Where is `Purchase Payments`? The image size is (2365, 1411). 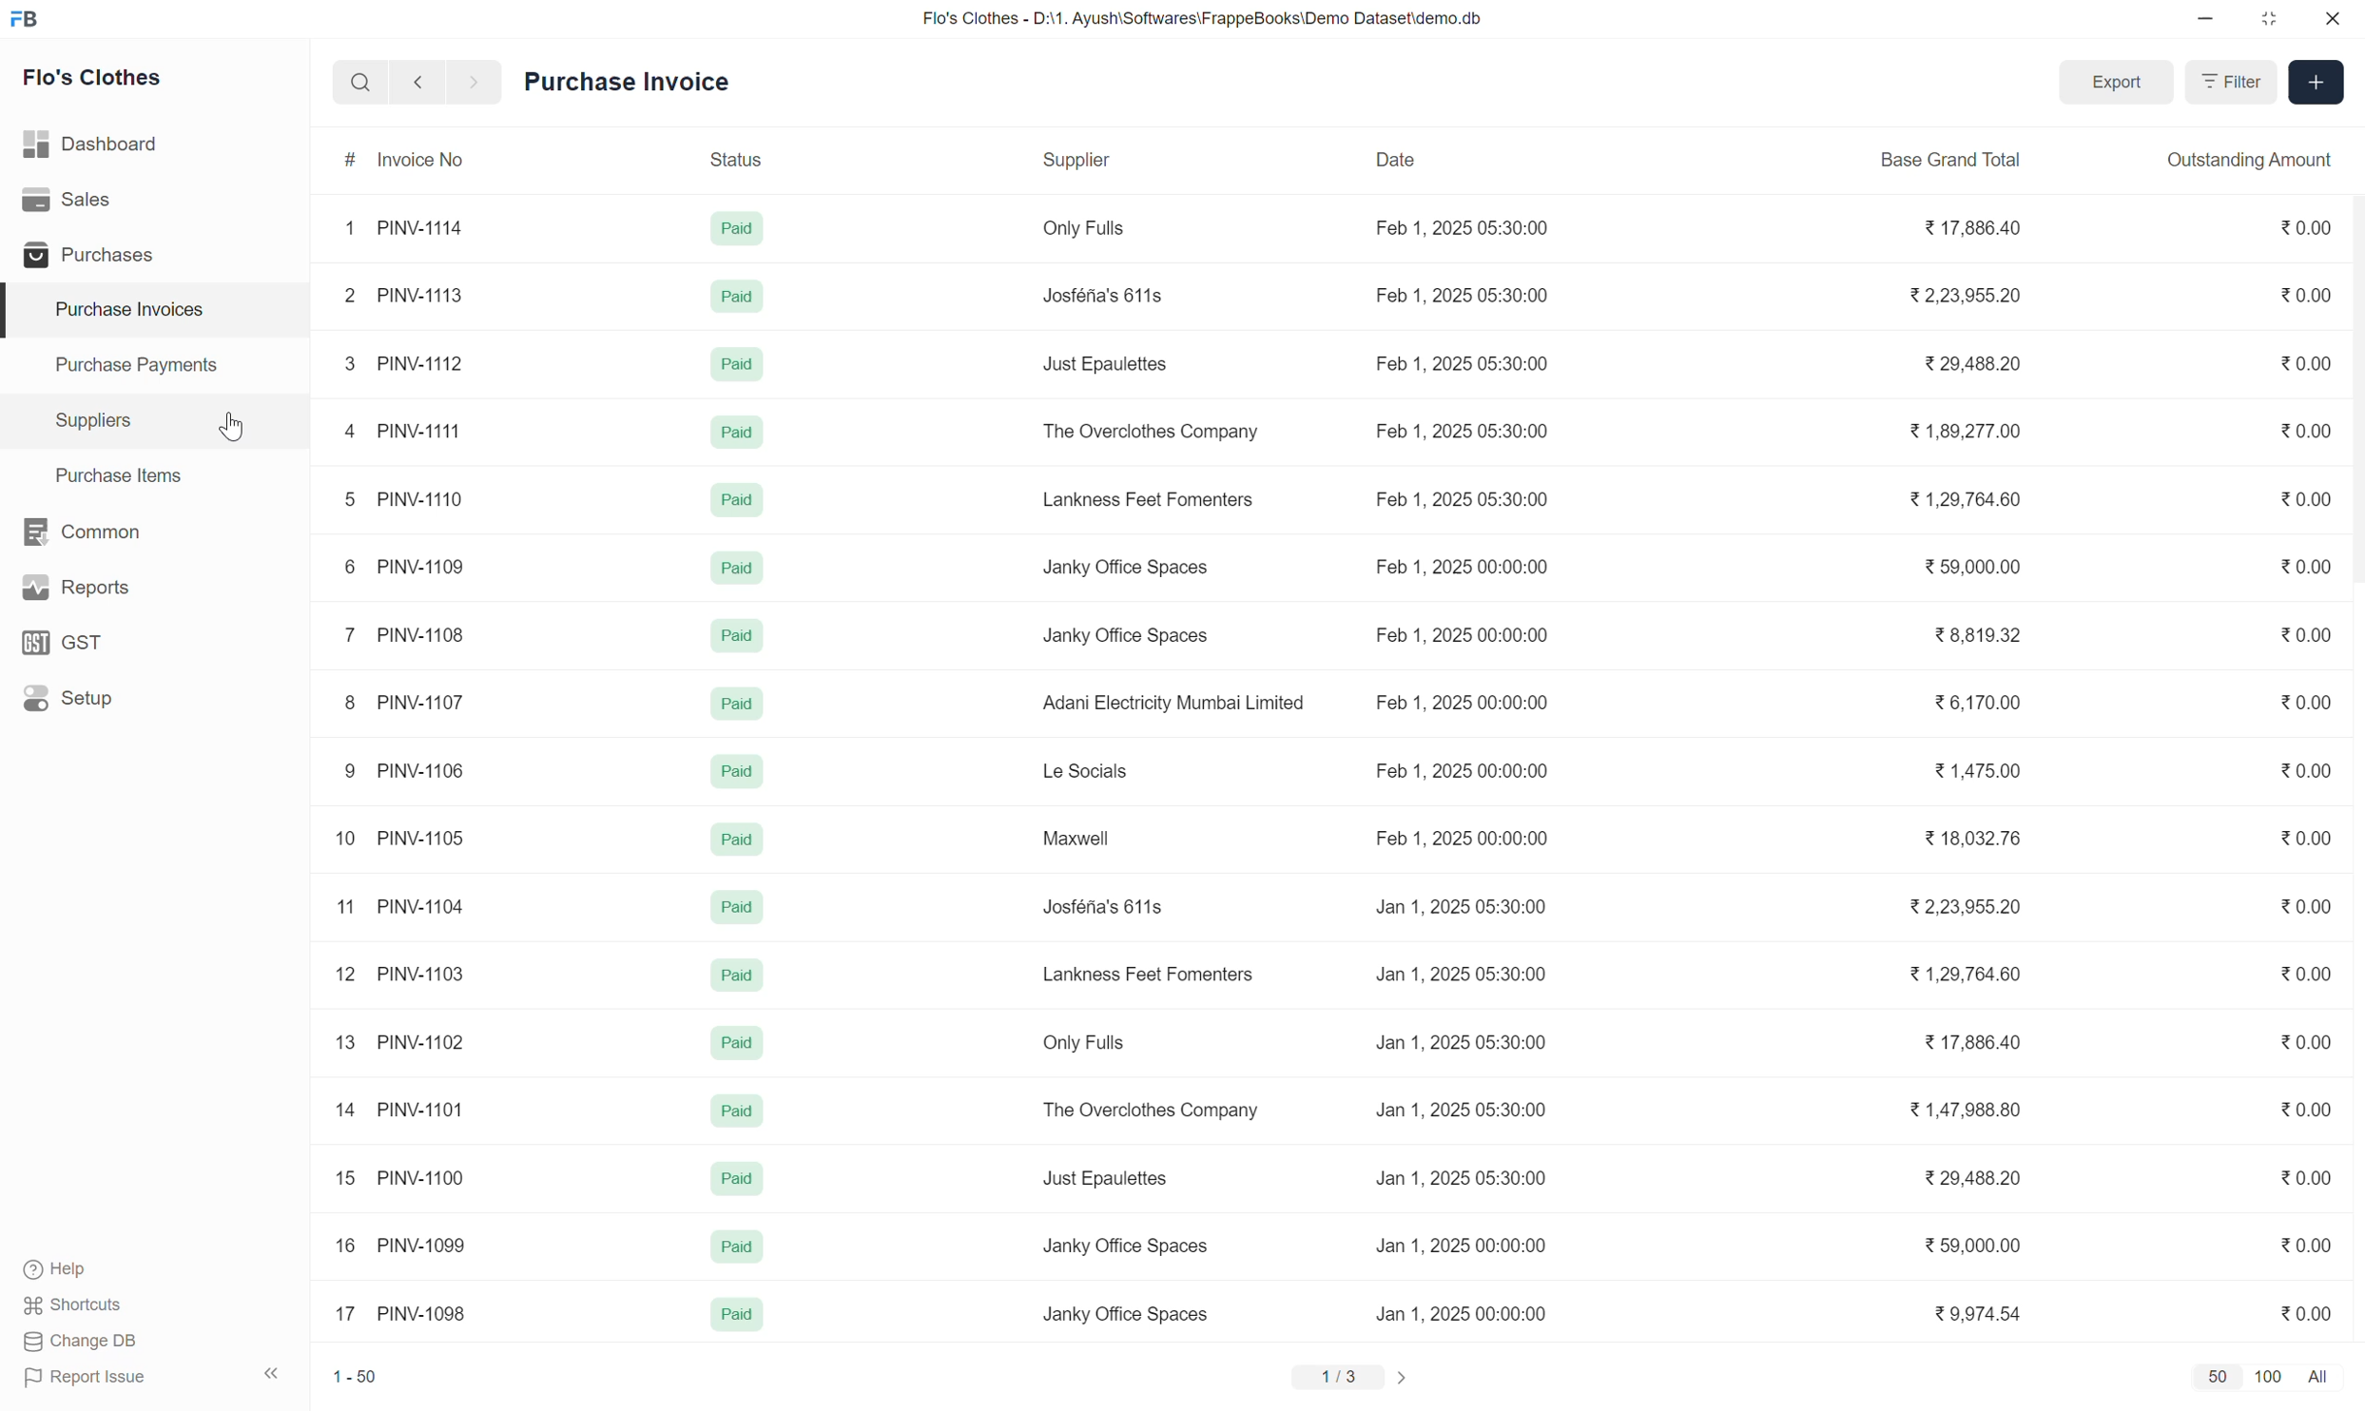 Purchase Payments is located at coordinates (137, 365).